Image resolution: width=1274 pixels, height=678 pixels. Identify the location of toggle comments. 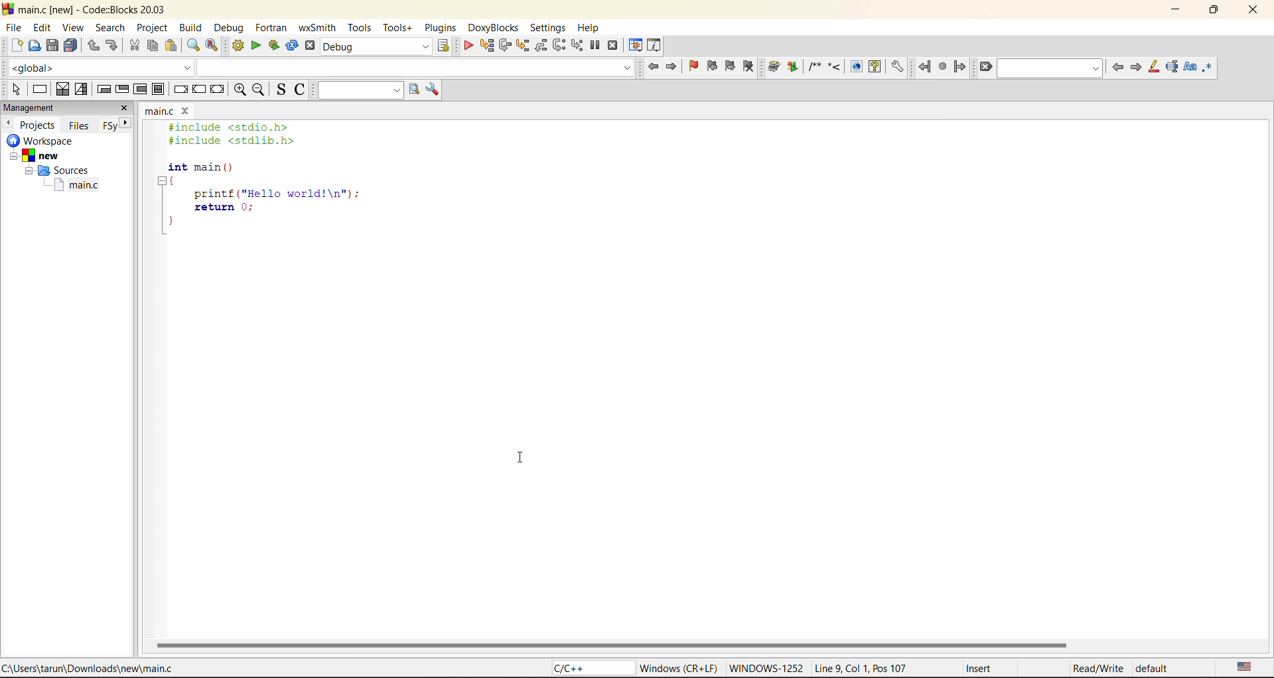
(301, 90).